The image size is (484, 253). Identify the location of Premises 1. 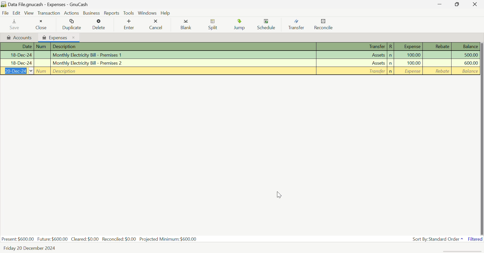
(183, 55).